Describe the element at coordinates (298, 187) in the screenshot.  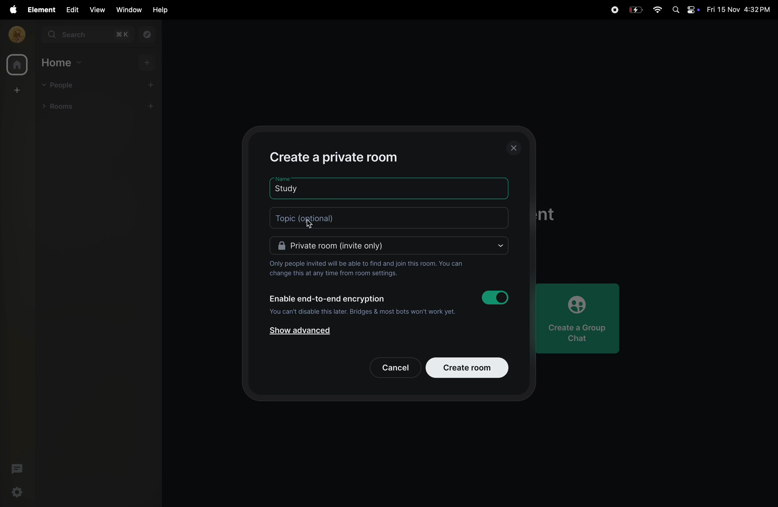
I see `room name study` at that location.